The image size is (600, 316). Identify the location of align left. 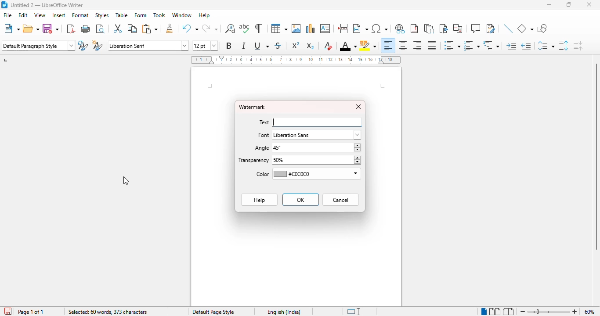
(388, 45).